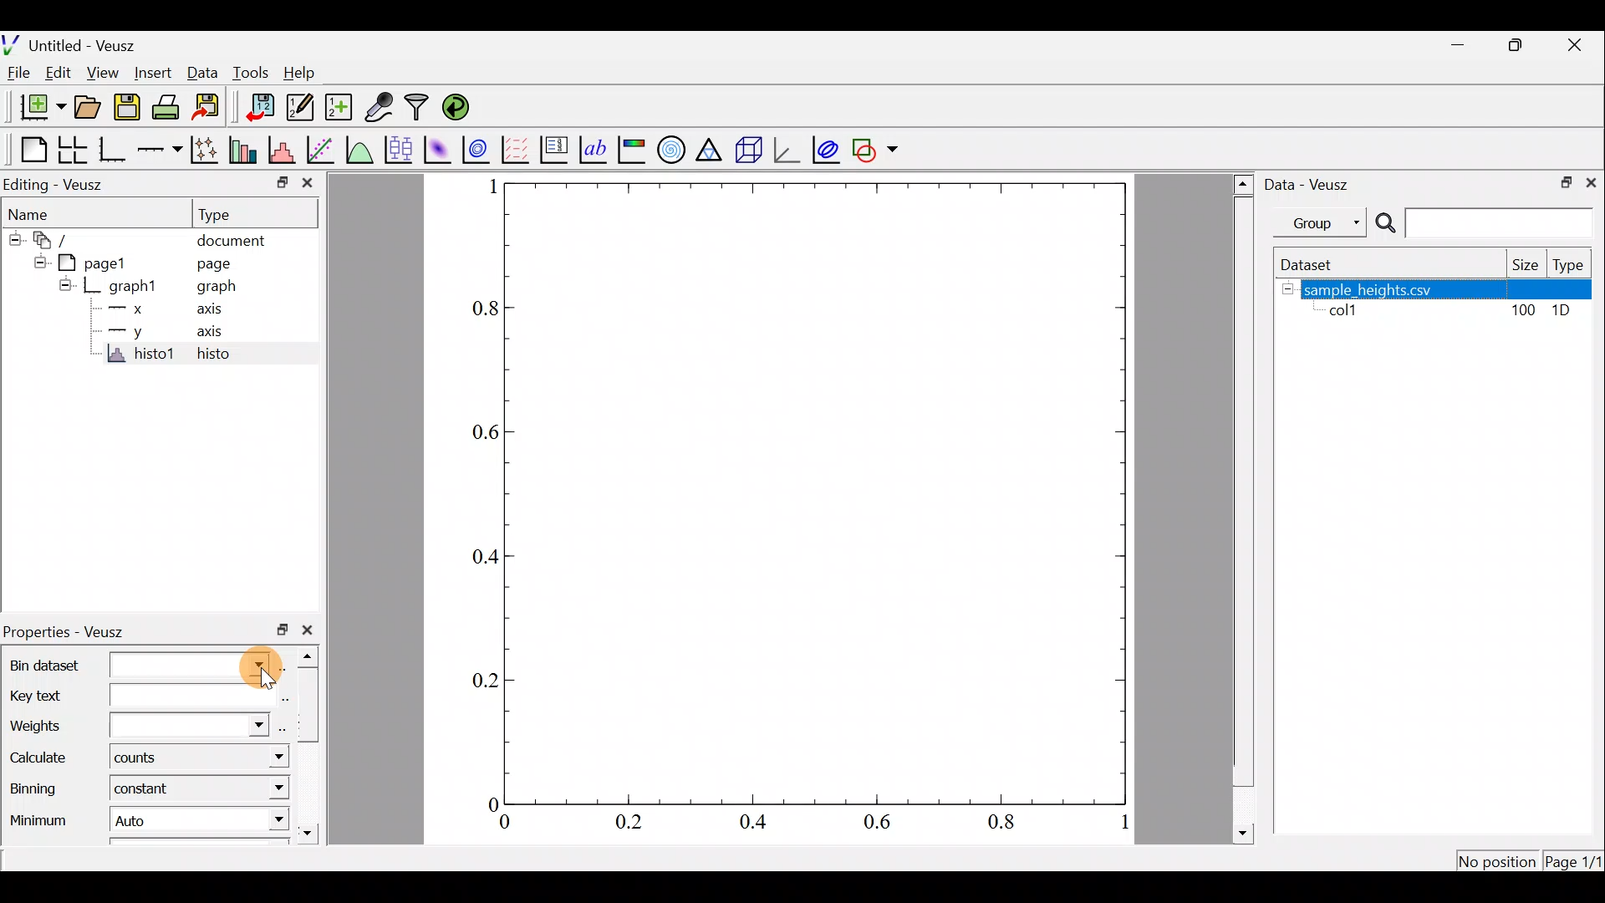 Image resolution: width=1605 pixels, height=903 pixels. I want to click on 0.2, so click(475, 681).